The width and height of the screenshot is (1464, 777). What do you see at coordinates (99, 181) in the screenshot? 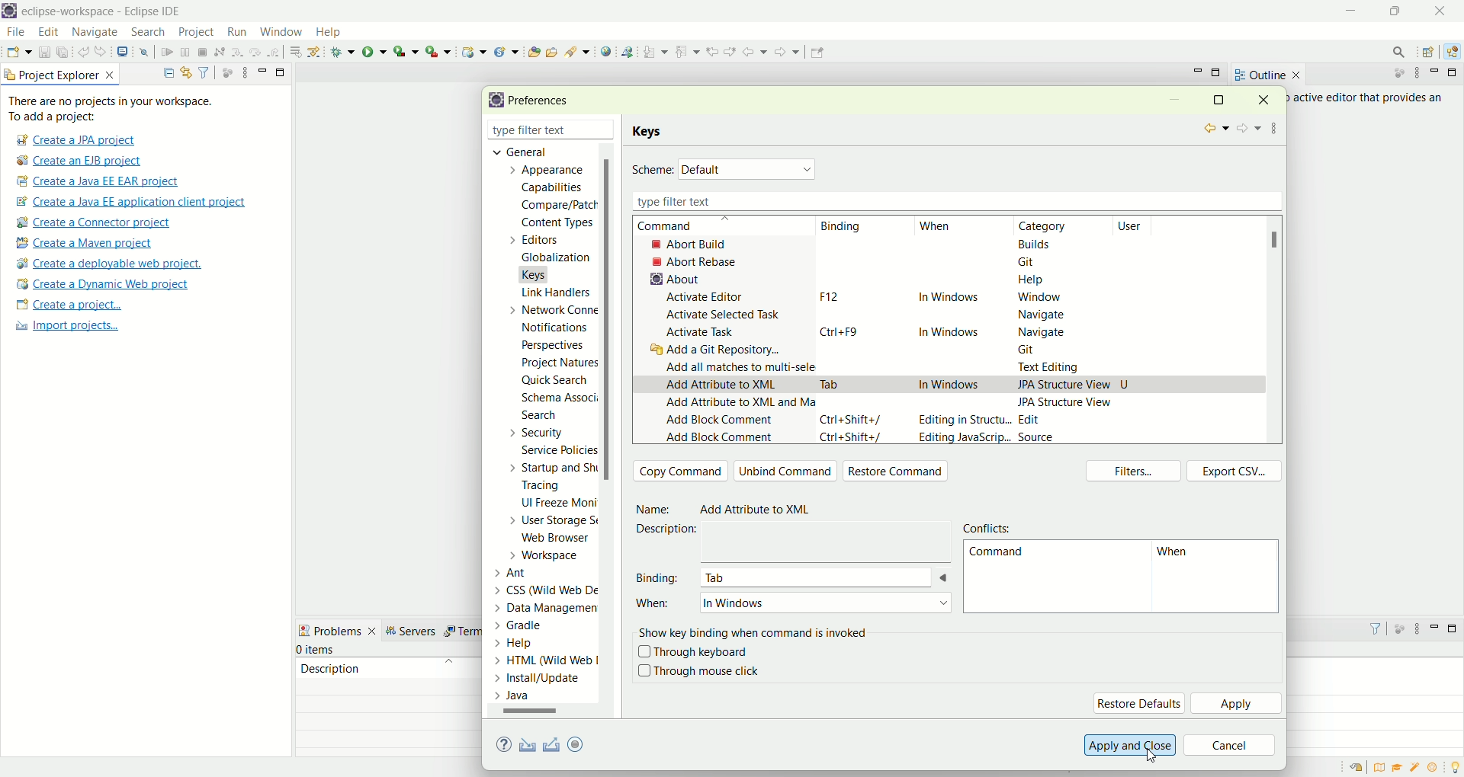
I see `create a Java EE EAR project` at bounding box center [99, 181].